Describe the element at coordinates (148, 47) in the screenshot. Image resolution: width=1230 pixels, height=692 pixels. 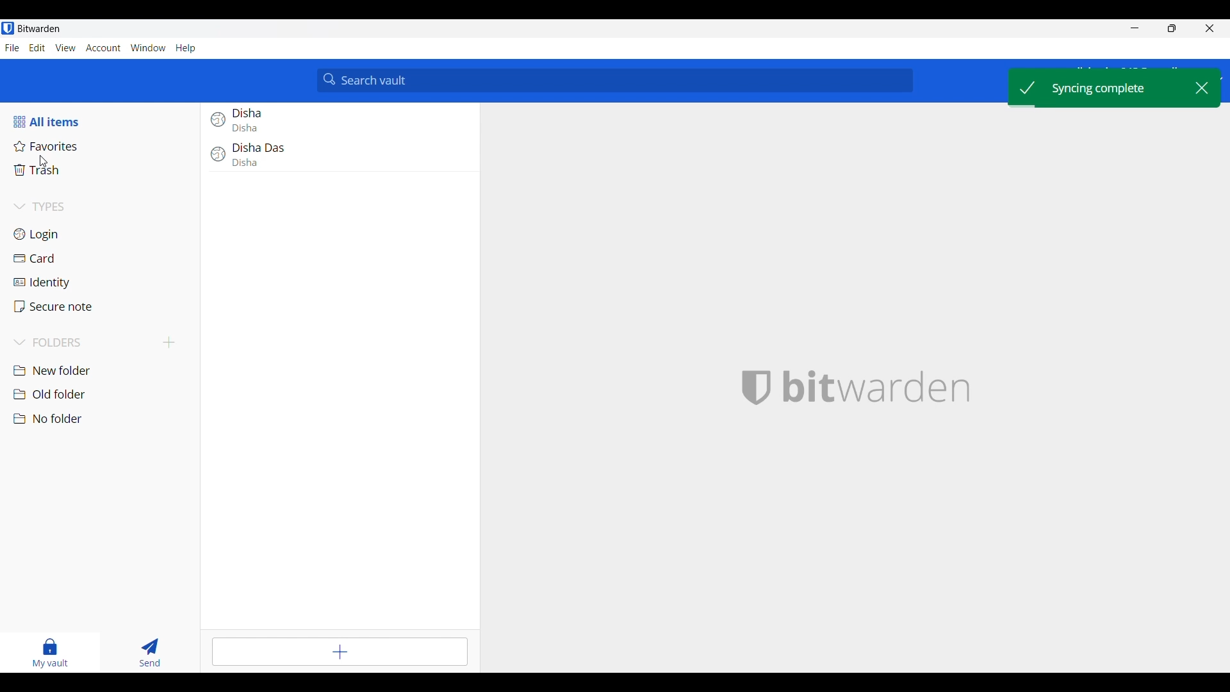
I see `Window menu` at that location.